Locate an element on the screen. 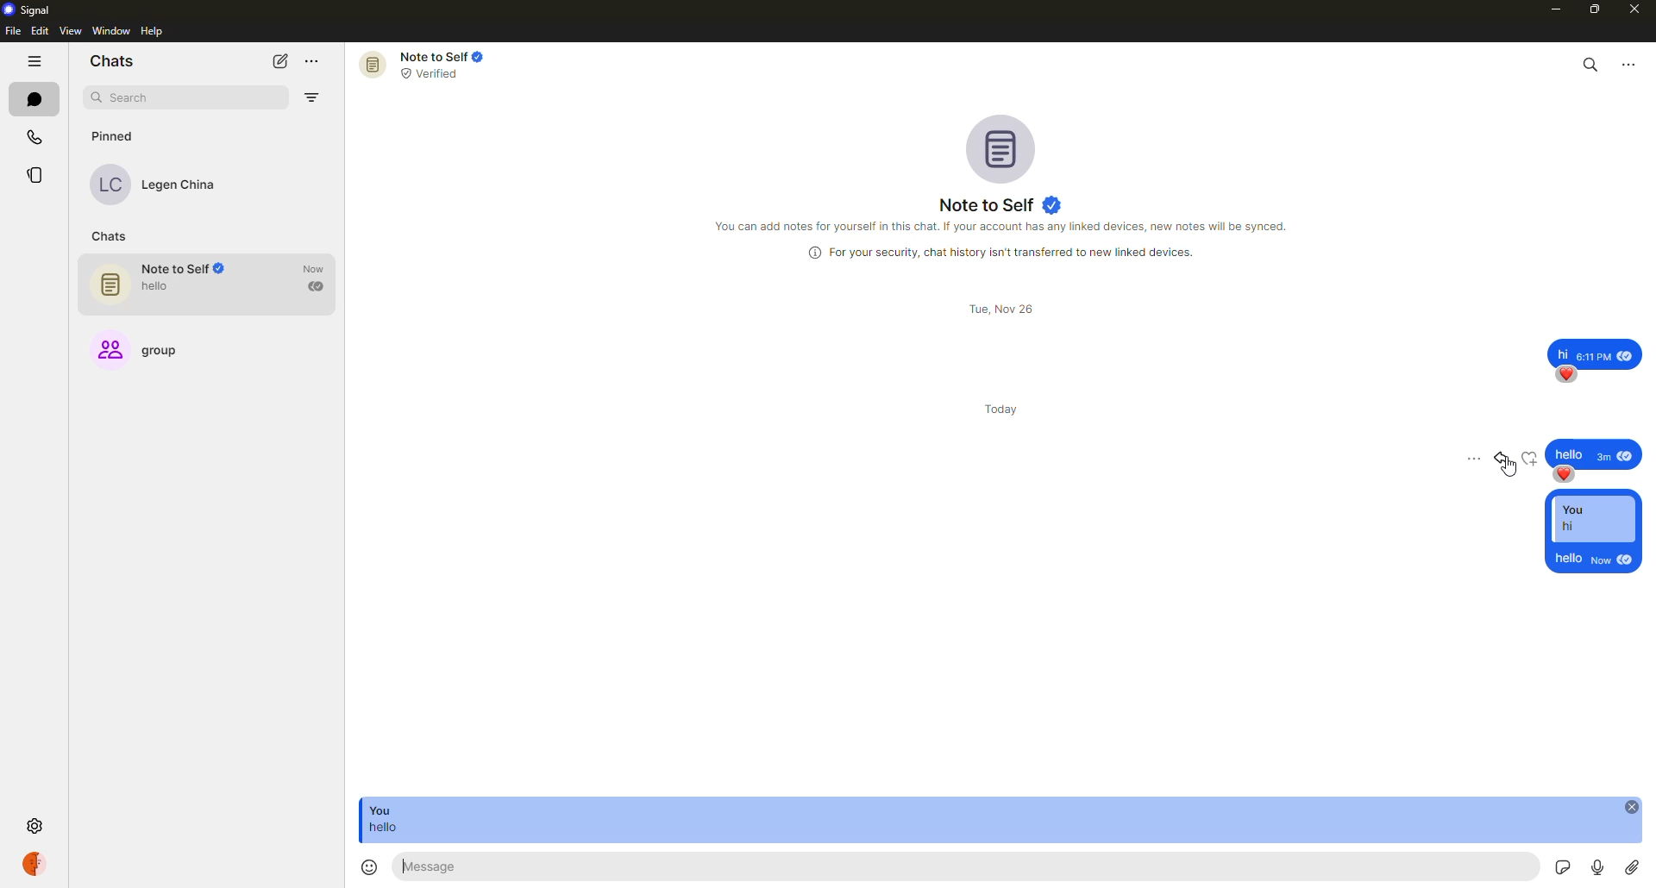 The width and height of the screenshot is (1656, 888). contact is located at coordinates (166, 184).